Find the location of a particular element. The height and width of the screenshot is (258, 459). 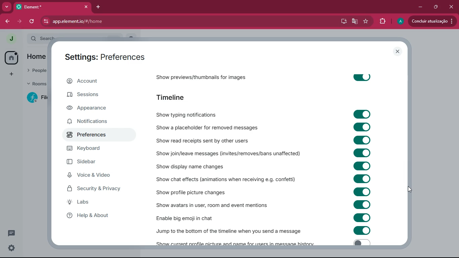

show current profile picture and name for users in message history is located at coordinates (237, 243).